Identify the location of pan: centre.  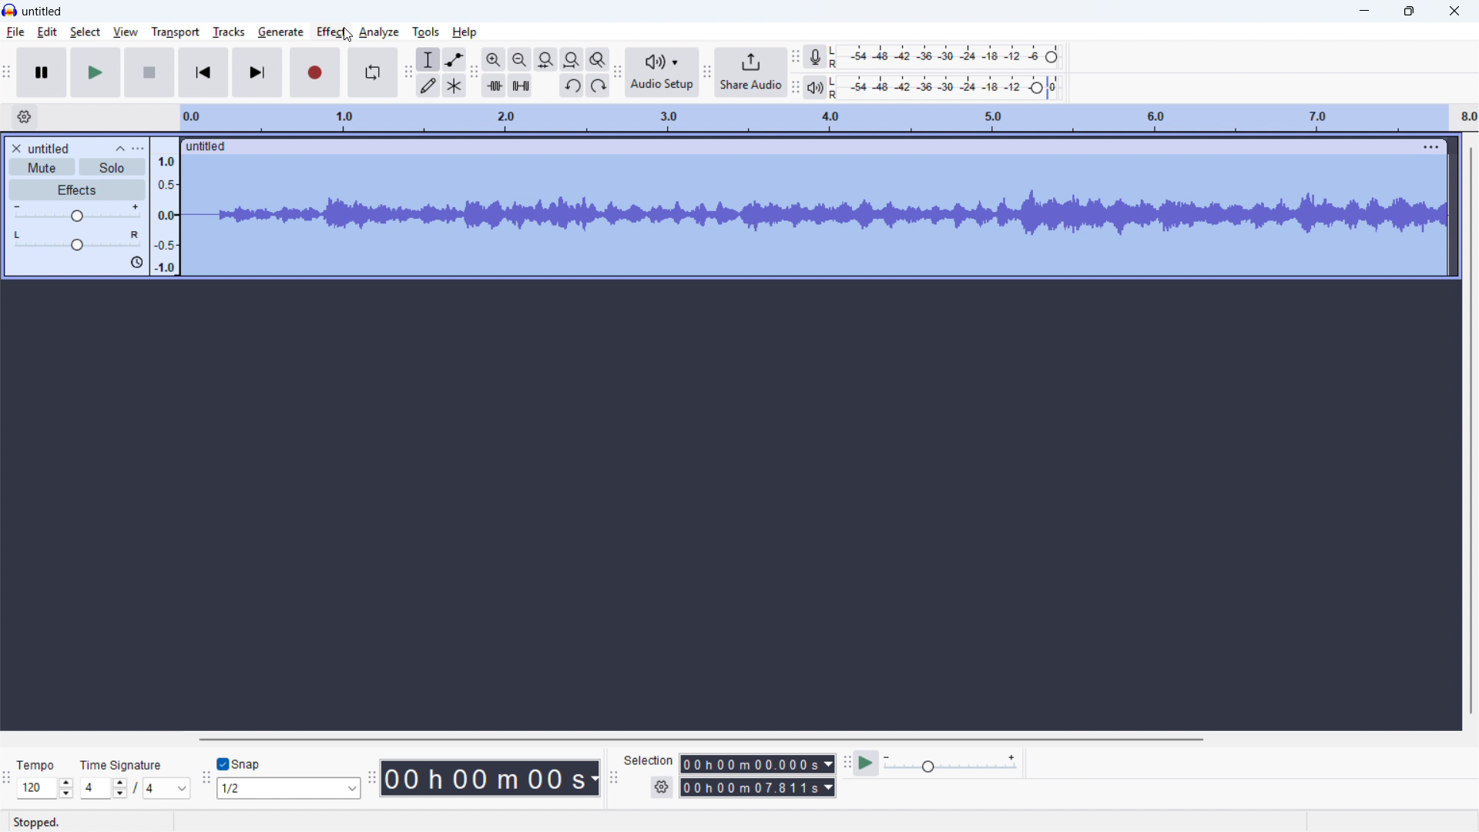
(77, 240).